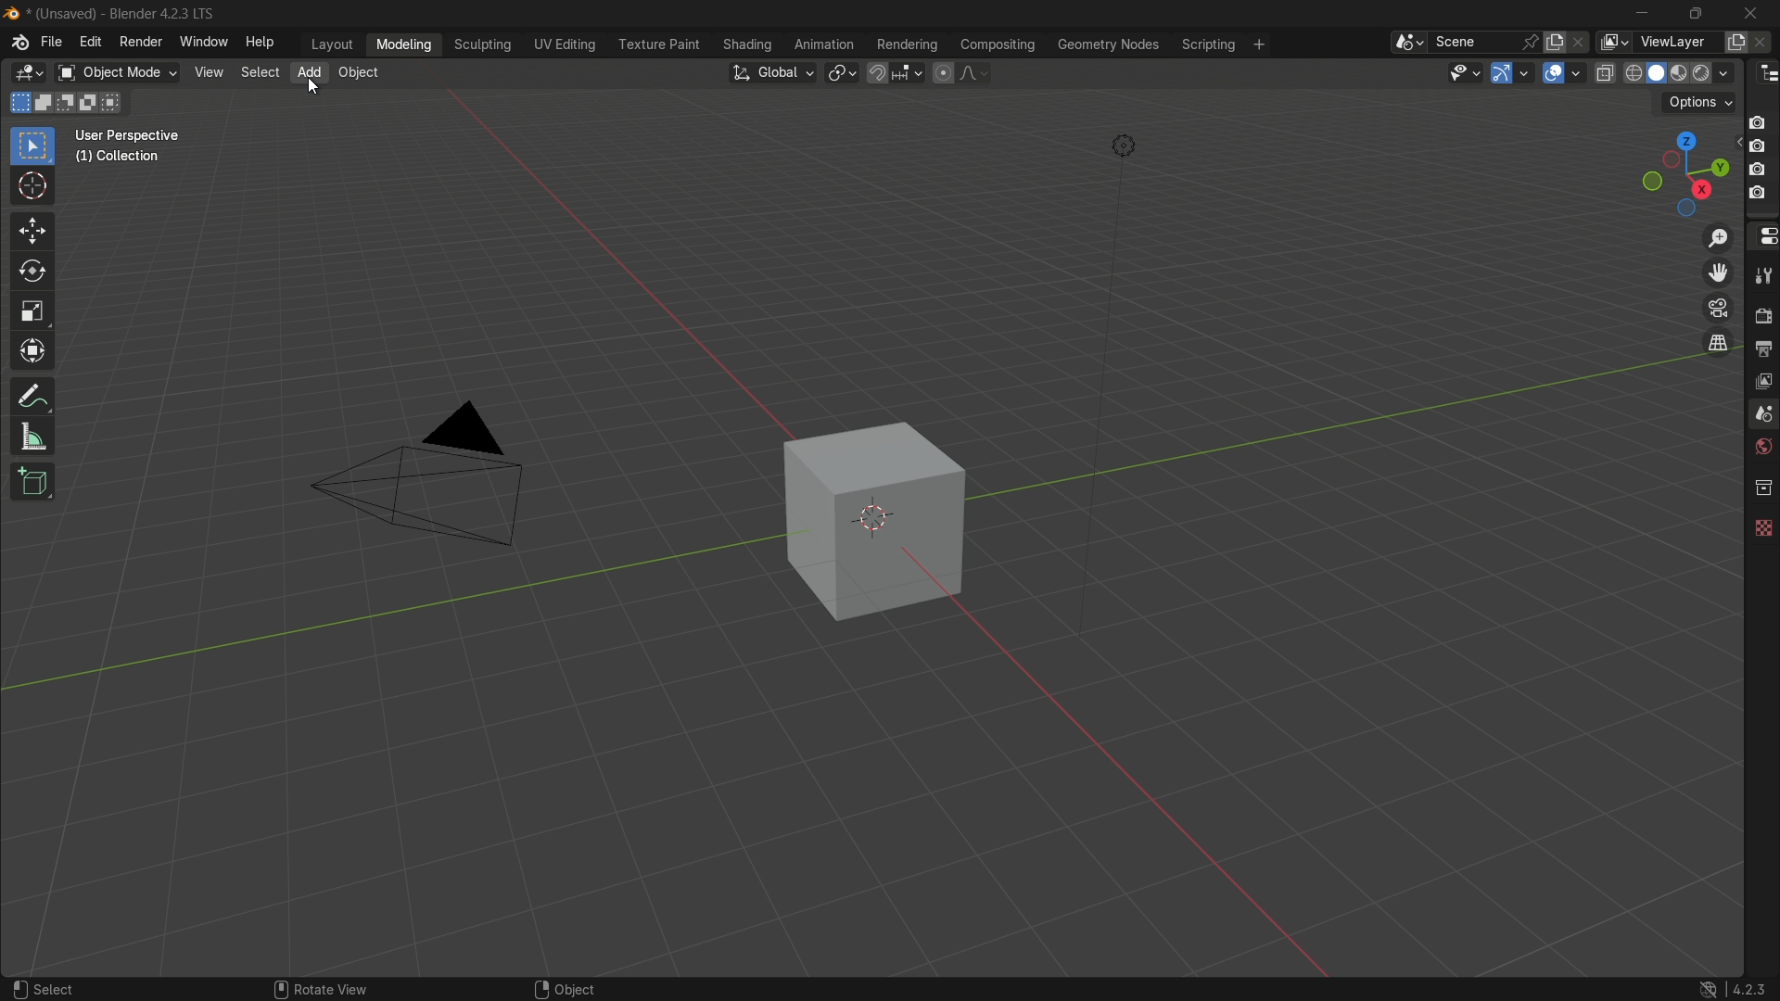 The height and width of the screenshot is (1001, 1780). I want to click on geometry nodes menu, so click(1109, 44).